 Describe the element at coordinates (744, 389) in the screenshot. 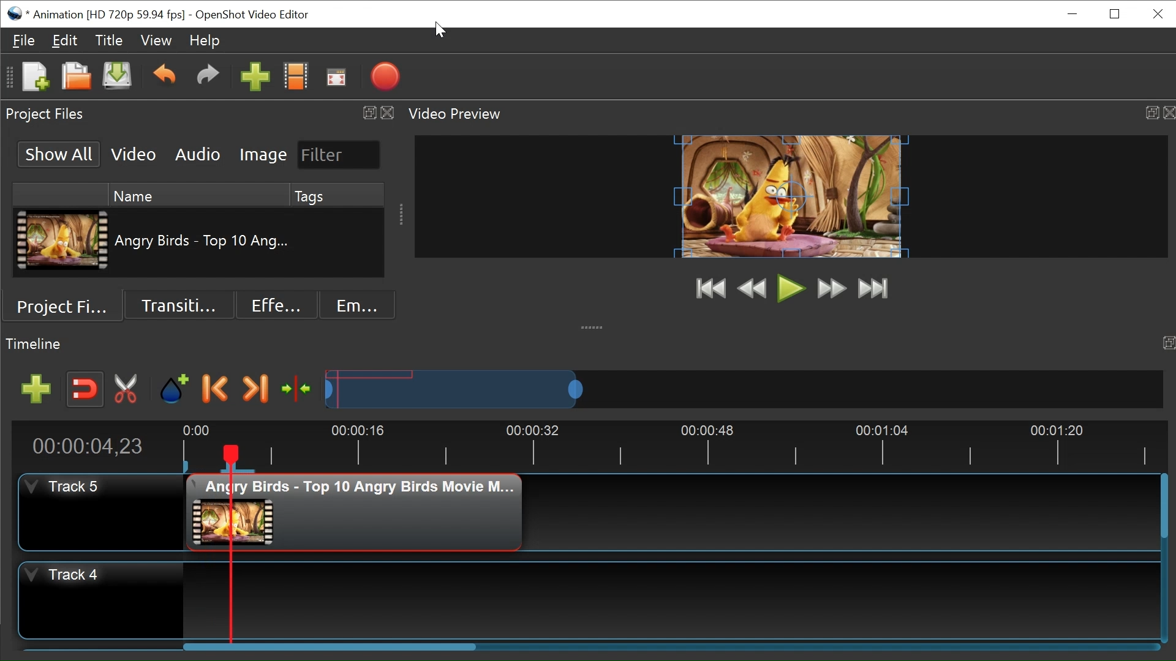

I see `Zoom Slider` at that location.